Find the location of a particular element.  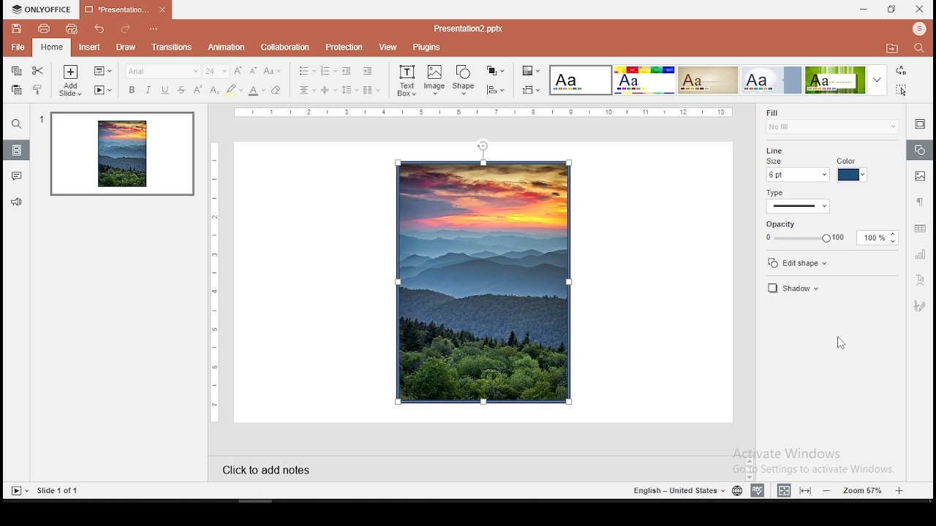

table settings is located at coordinates (921, 229).